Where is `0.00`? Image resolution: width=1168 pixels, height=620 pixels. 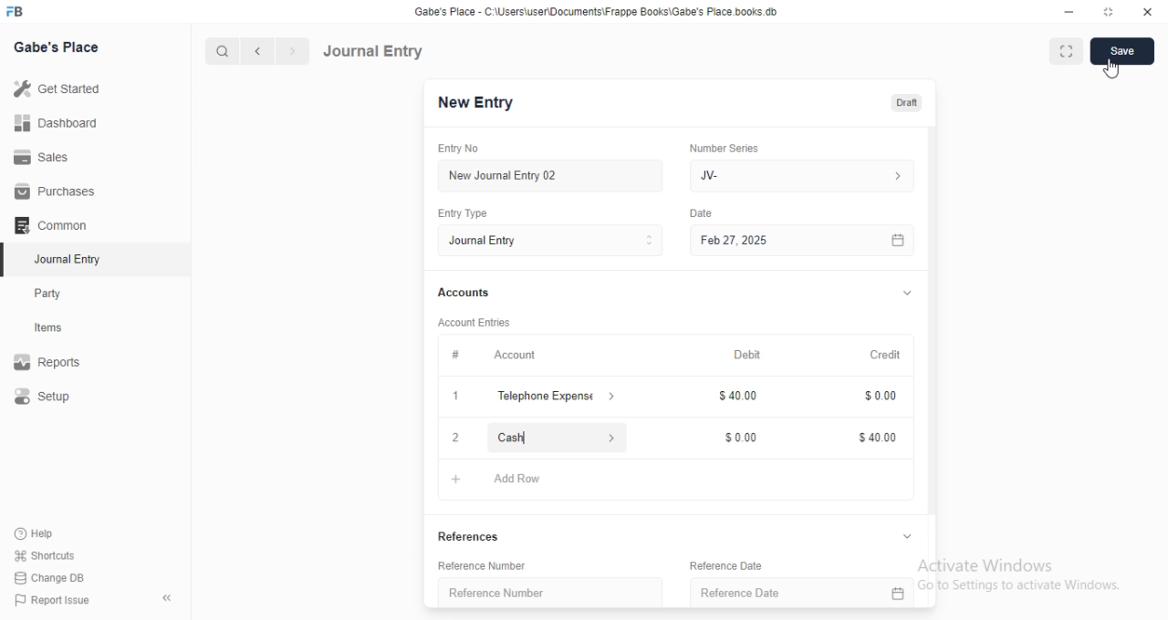 0.00 is located at coordinates (874, 398).